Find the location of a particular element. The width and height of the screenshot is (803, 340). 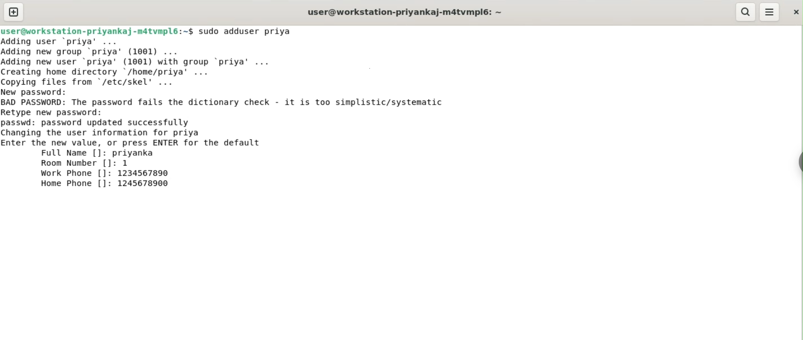

new password is located at coordinates (40, 92).